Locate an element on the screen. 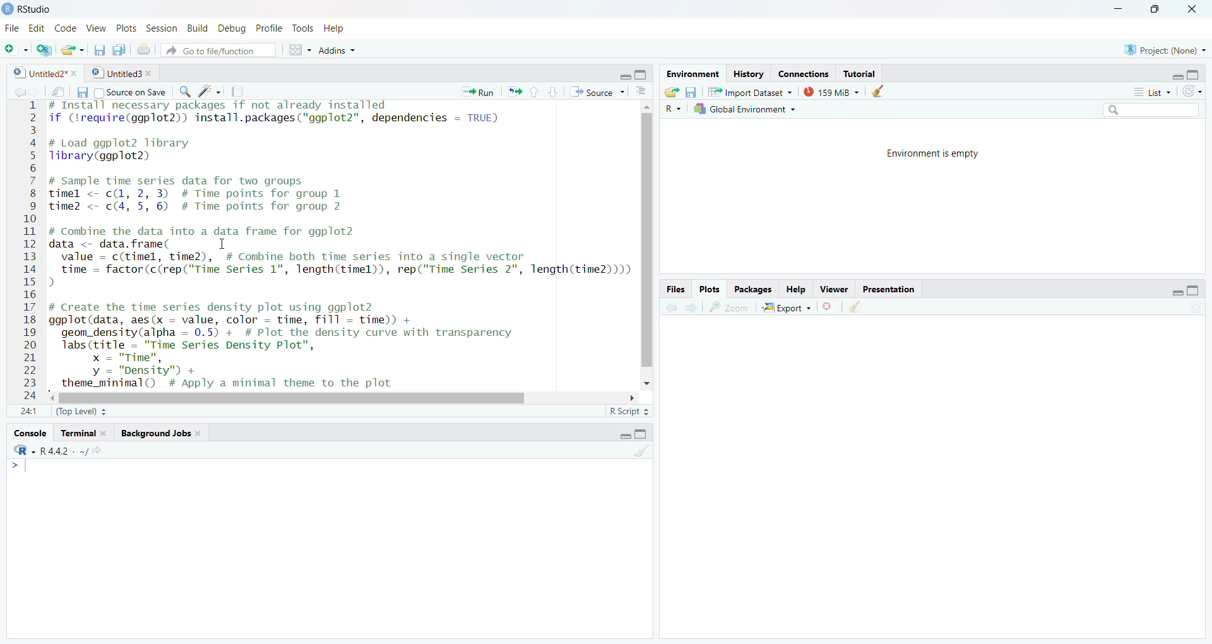  Maximize is located at coordinates (1193, 292).